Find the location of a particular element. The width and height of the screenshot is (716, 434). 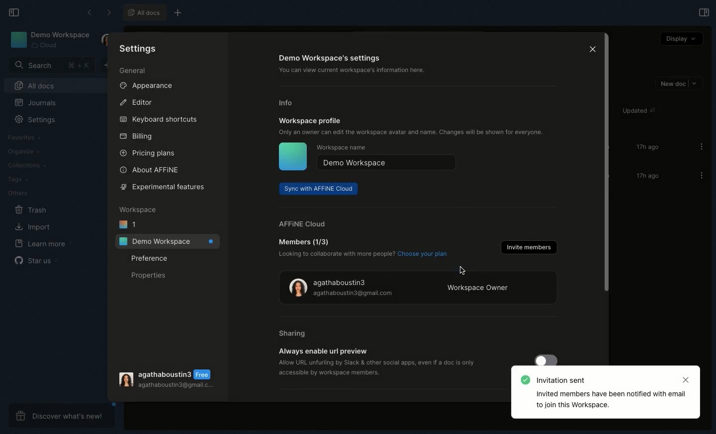

Collections is located at coordinates (26, 164).